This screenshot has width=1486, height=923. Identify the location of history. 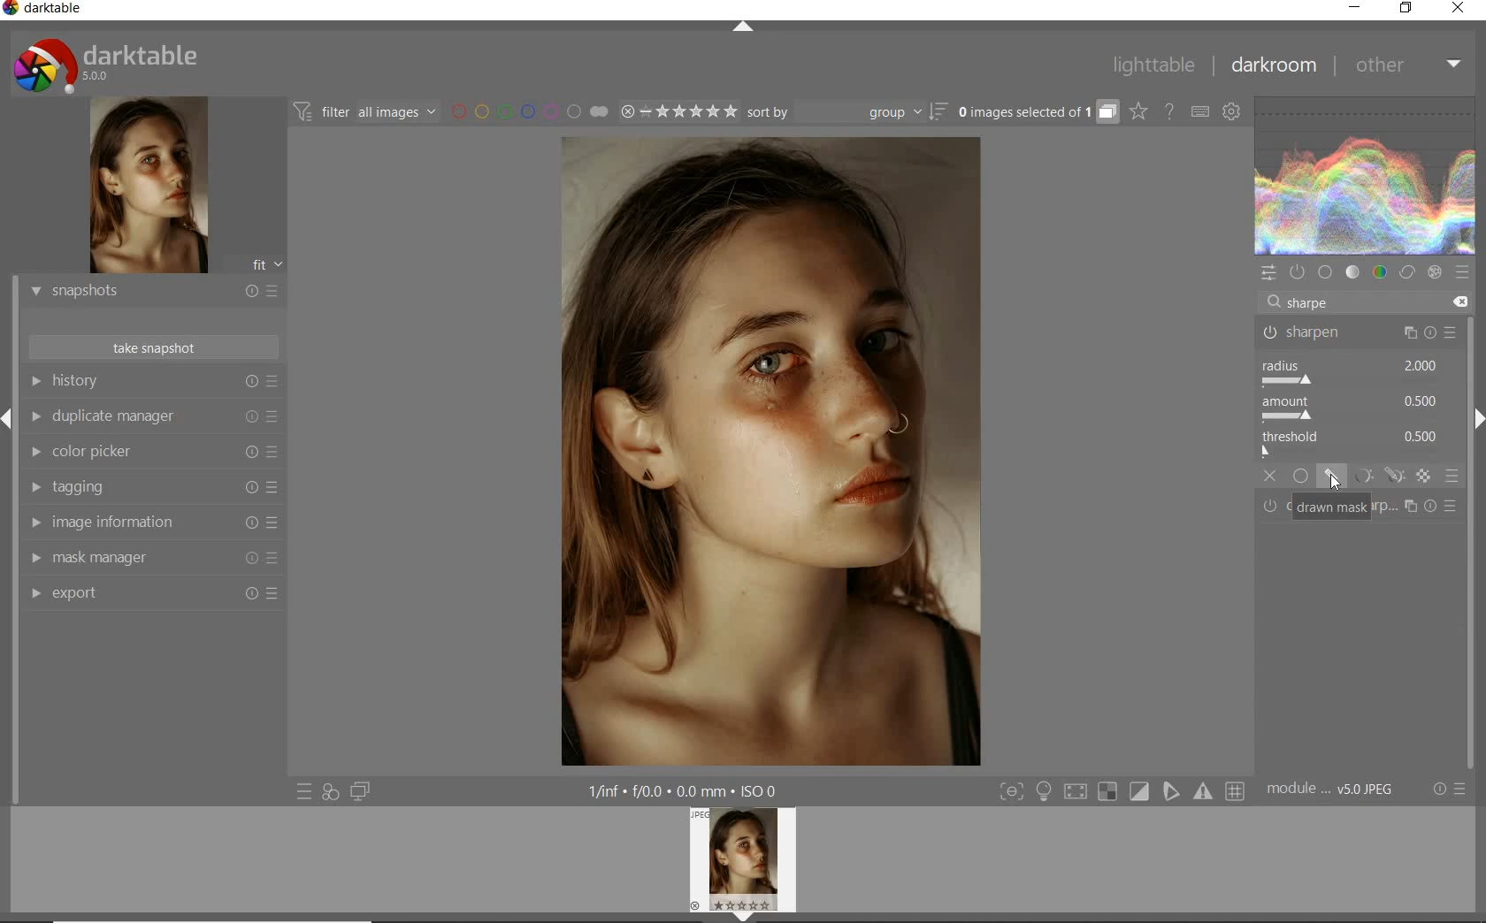
(153, 382).